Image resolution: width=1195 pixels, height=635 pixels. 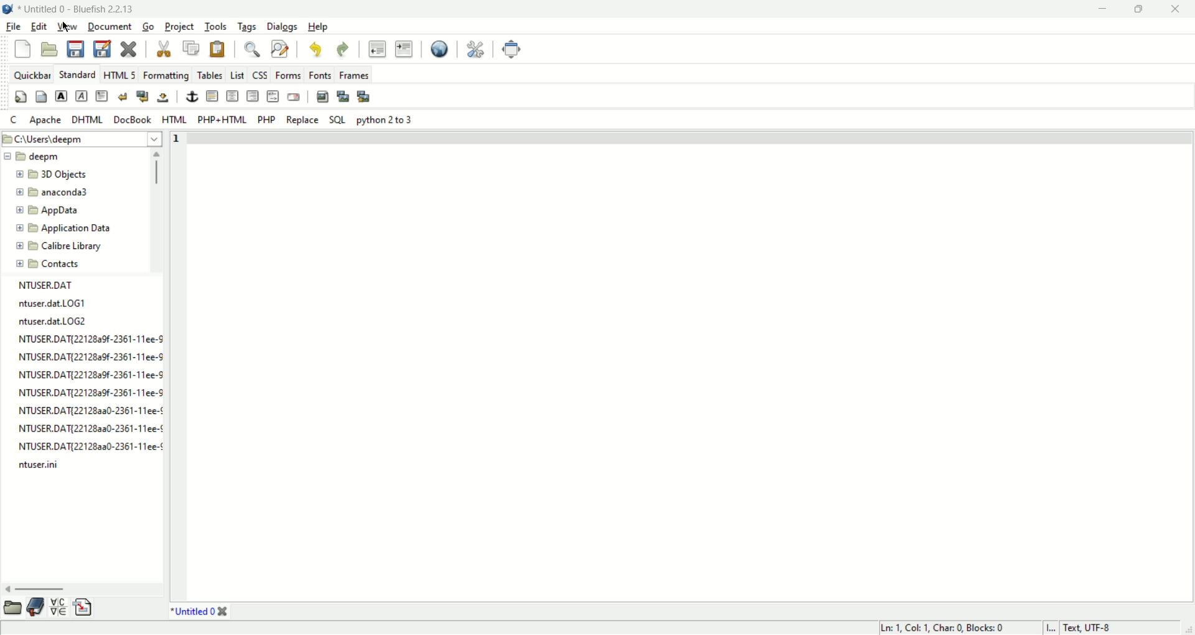 I want to click on ntuser.ini, so click(x=39, y=464).